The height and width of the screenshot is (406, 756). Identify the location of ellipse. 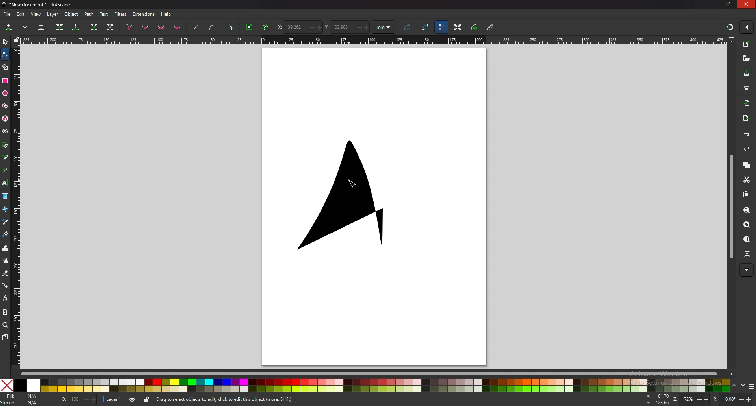
(6, 92).